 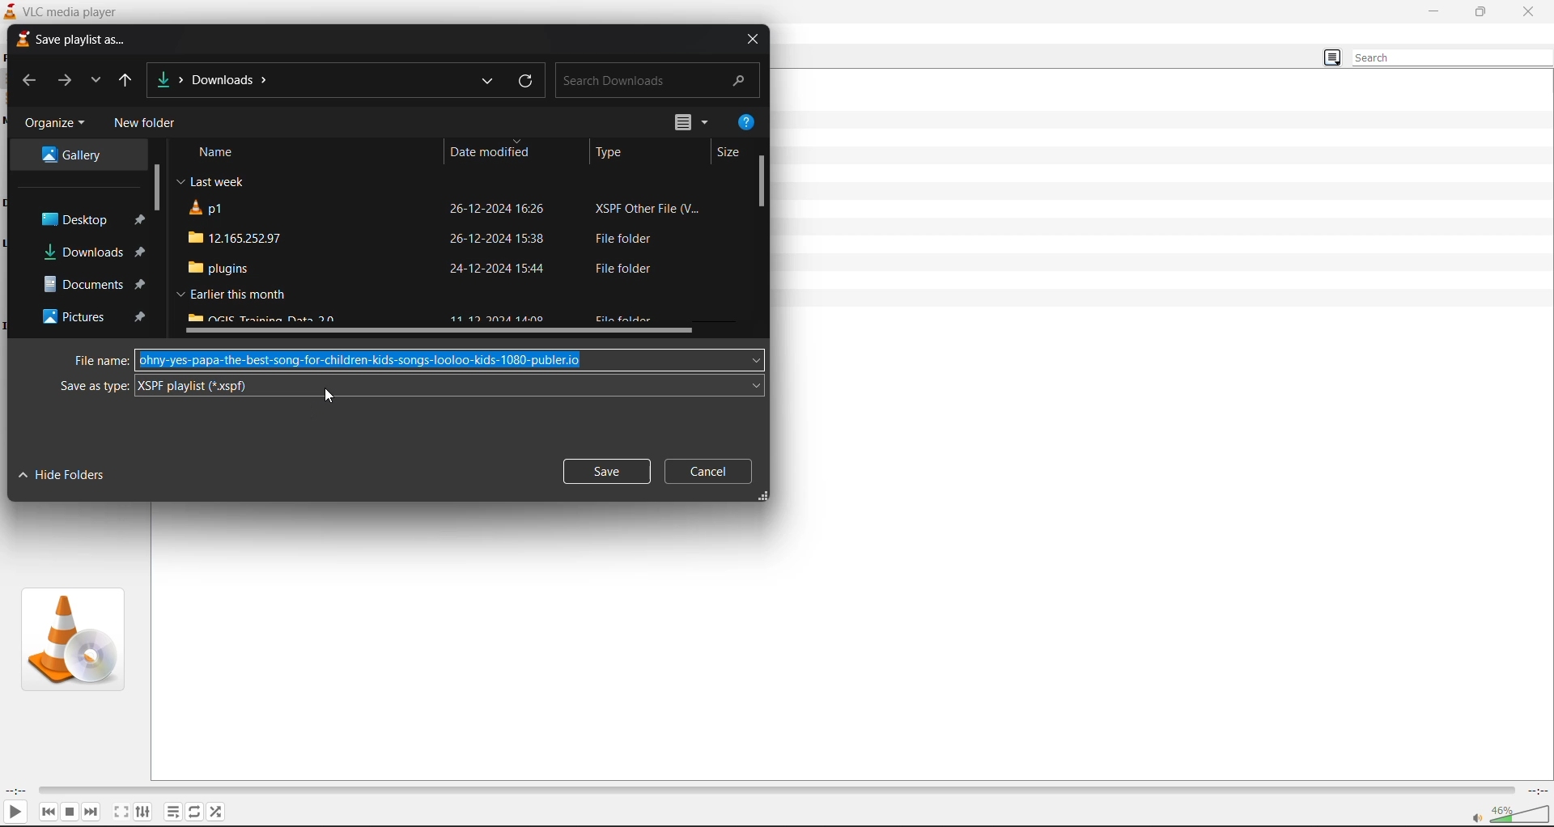 What do you see at coordinates (331, 400) in the screenshot?
I see `cursor` at bounding box center [331, 400].